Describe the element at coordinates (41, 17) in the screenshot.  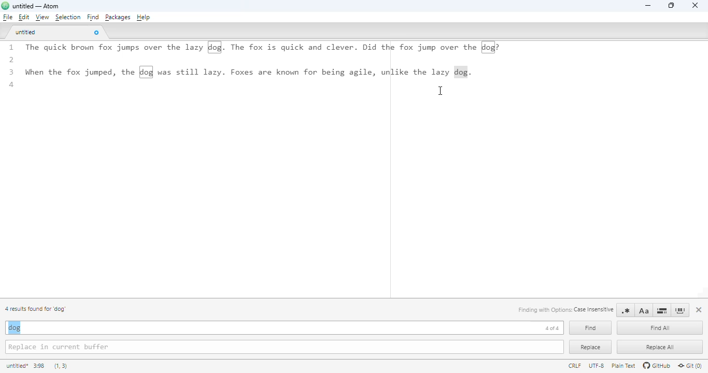
I see `view` at that location.